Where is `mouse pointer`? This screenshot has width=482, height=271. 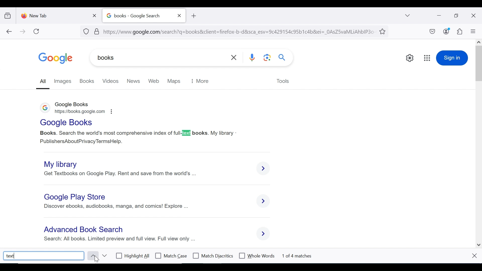
mouse pointer is located at coordinates (97, 260).